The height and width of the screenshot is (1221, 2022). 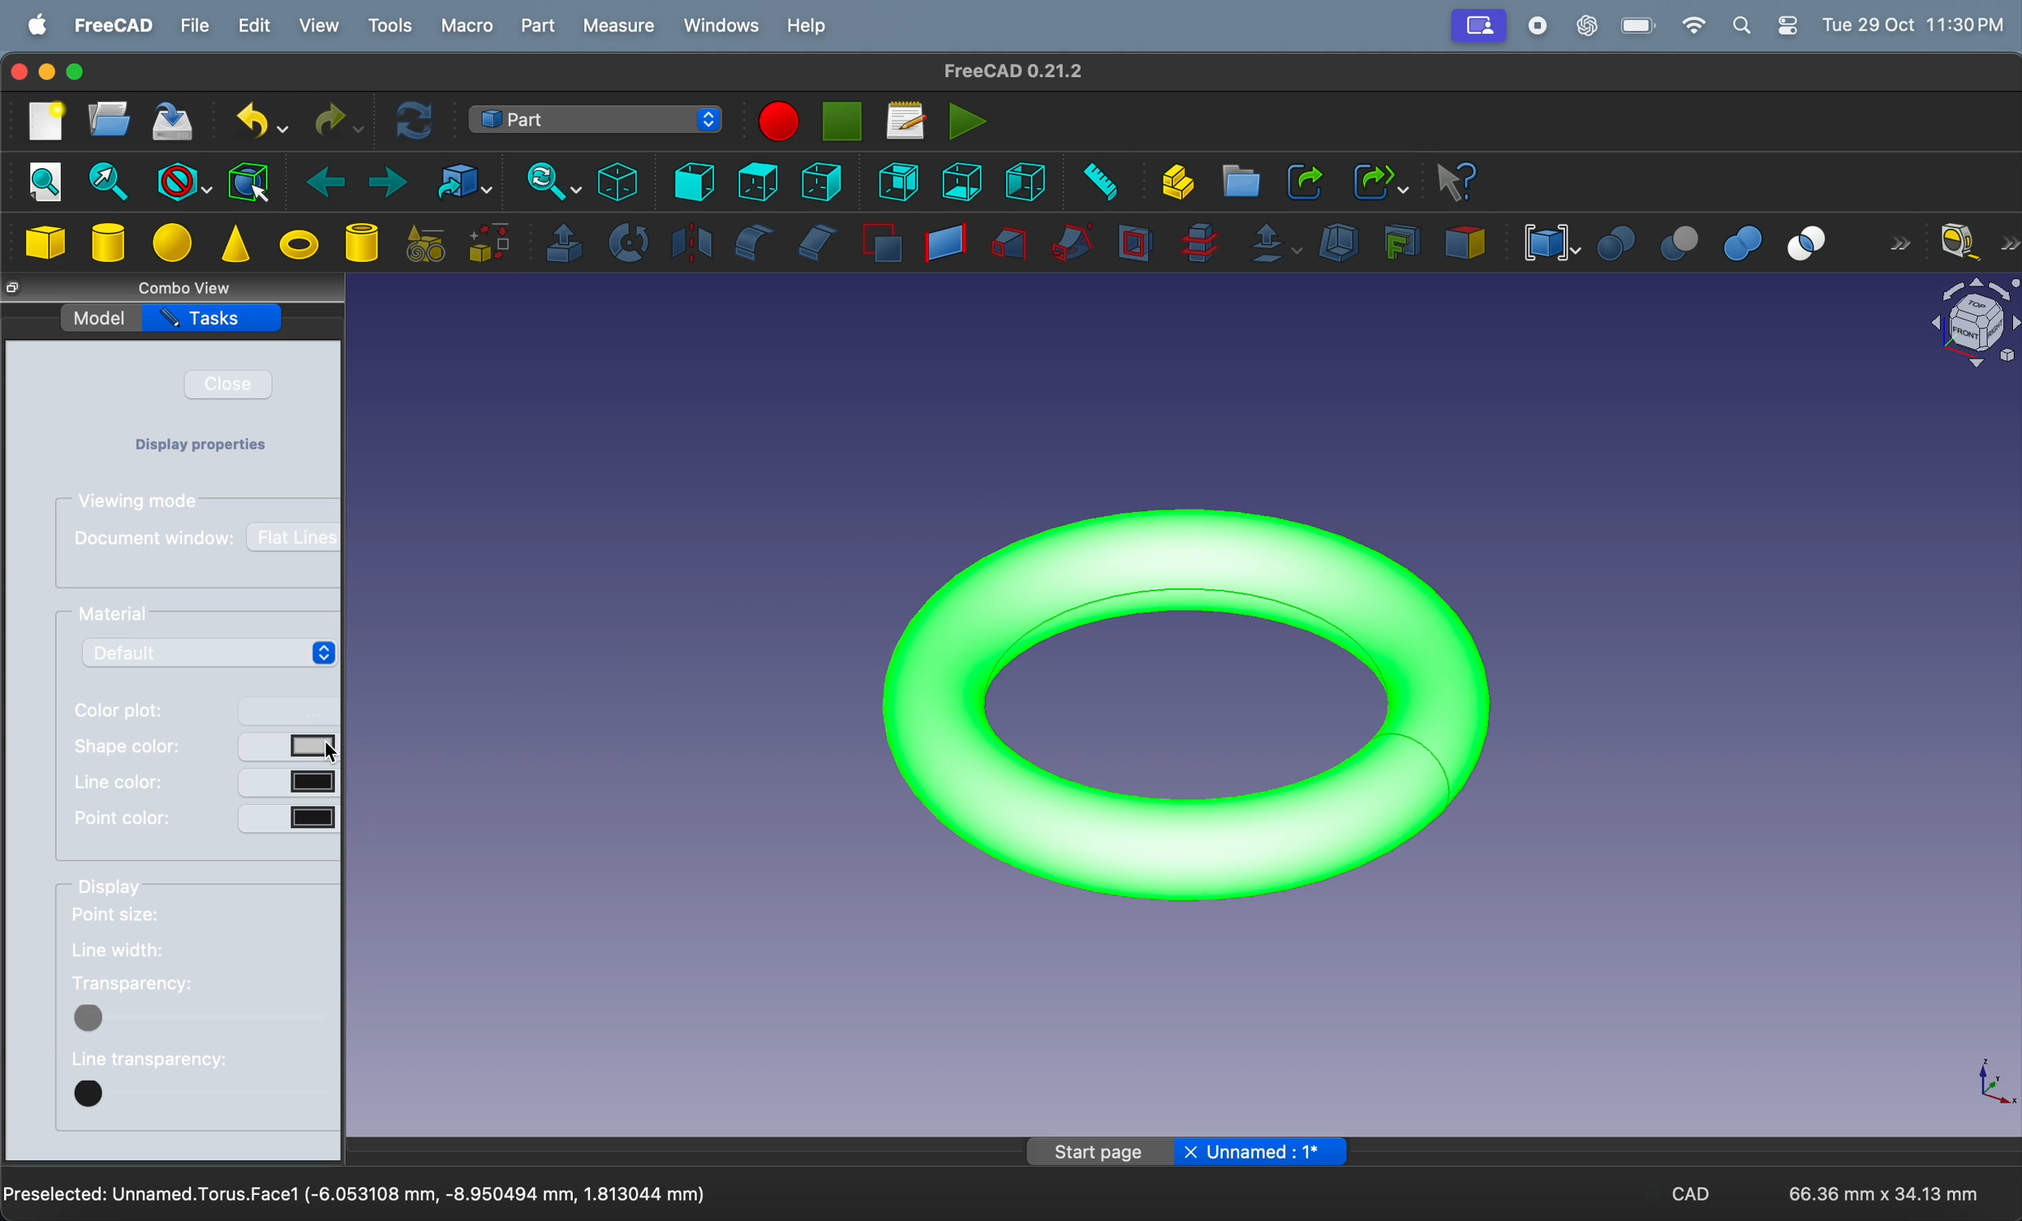 I want to click on measure distance, so click(x=1095, y=182).